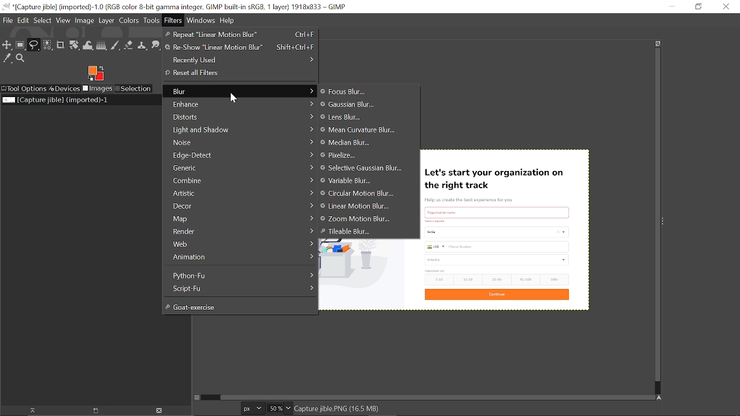  What do you see at coordinates (84, 20) in the screenshot?
I see `Image` at bounding box center [84, 20].